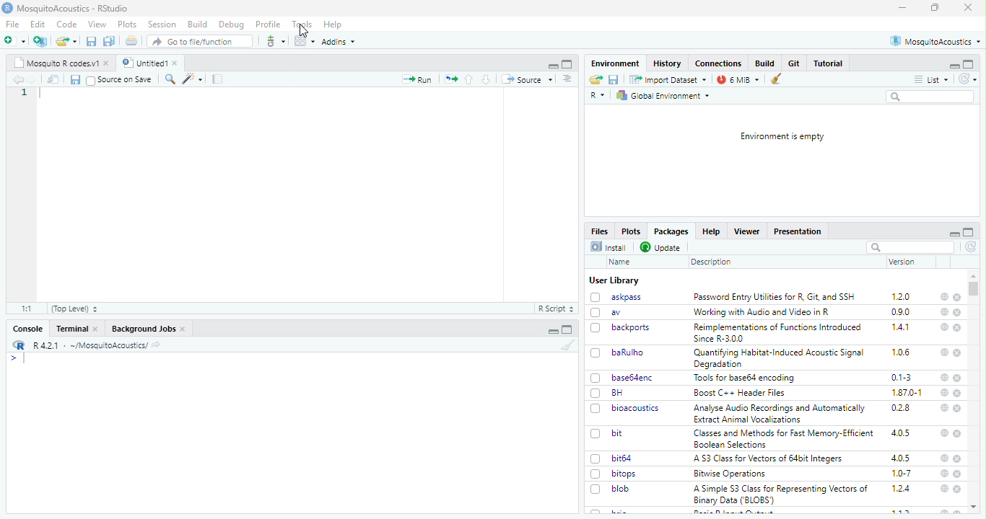  Describe the element at coordinates (901, 352) in the screenshot. I see `106` at that location.